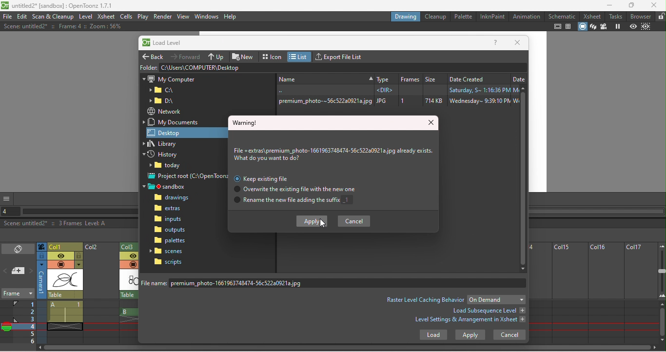 This screenshot has height=352, width=666. What do you see at coordinates (177, 132) in the screenshot?
I see `Desktop` at bounding box center [177, 132].